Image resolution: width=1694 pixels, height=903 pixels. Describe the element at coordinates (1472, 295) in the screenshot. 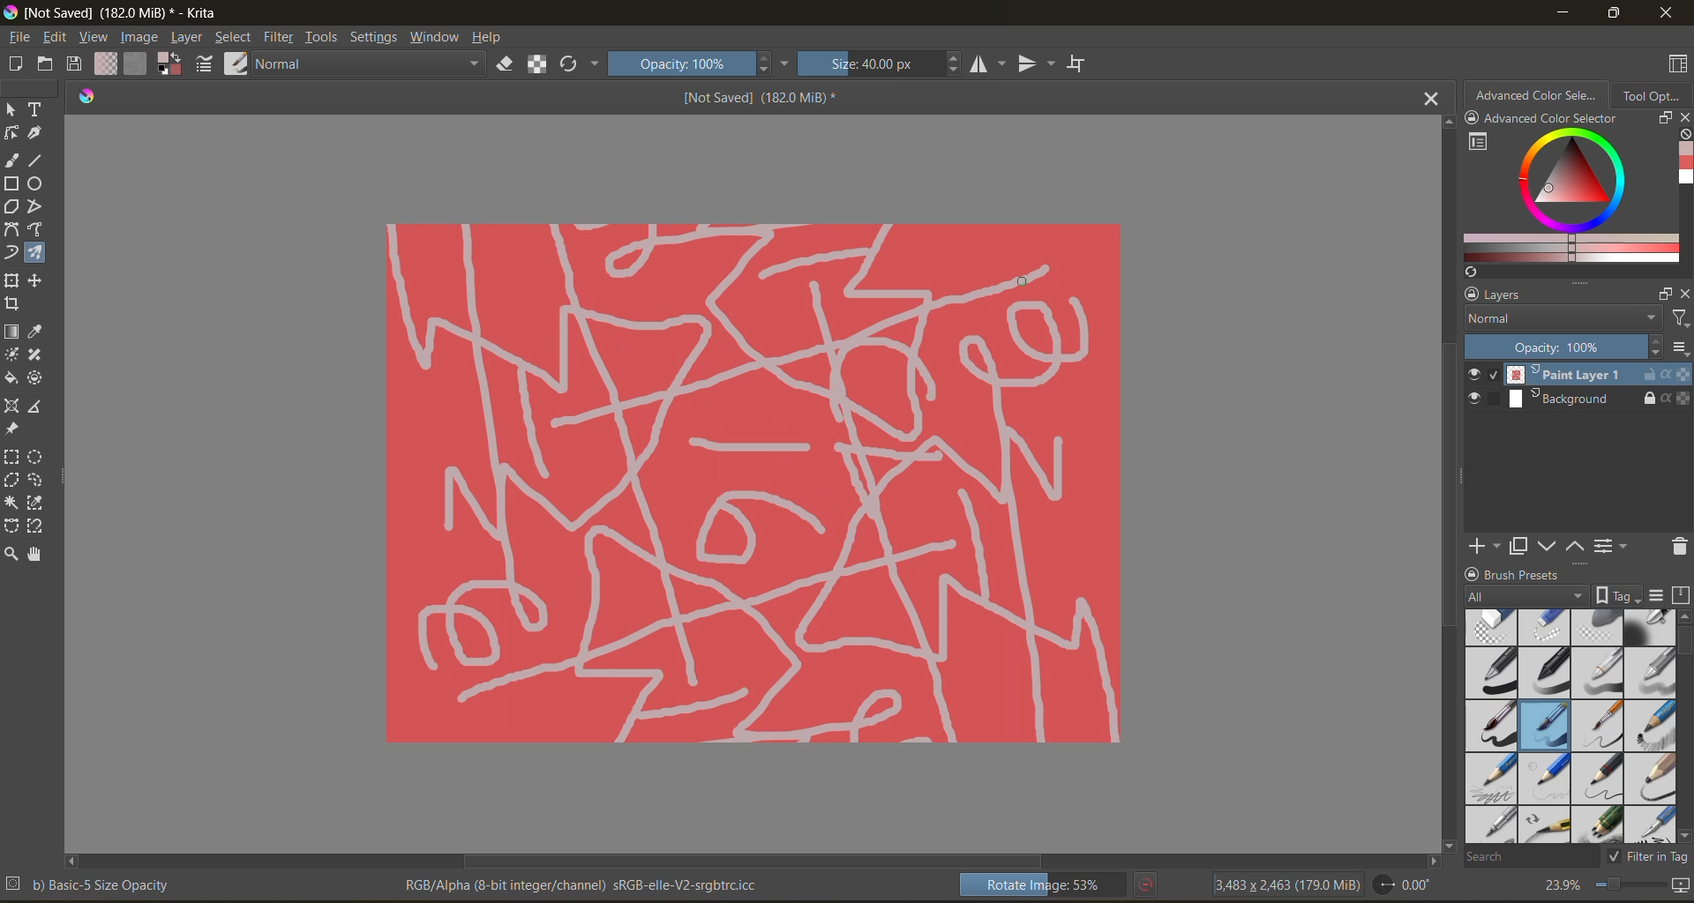

I see `lock docker` at that location.